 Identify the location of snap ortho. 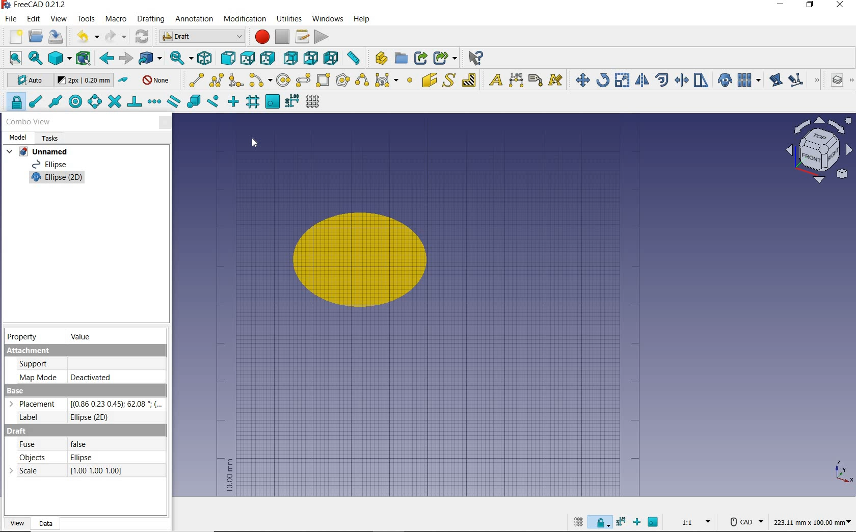
(637, 522).